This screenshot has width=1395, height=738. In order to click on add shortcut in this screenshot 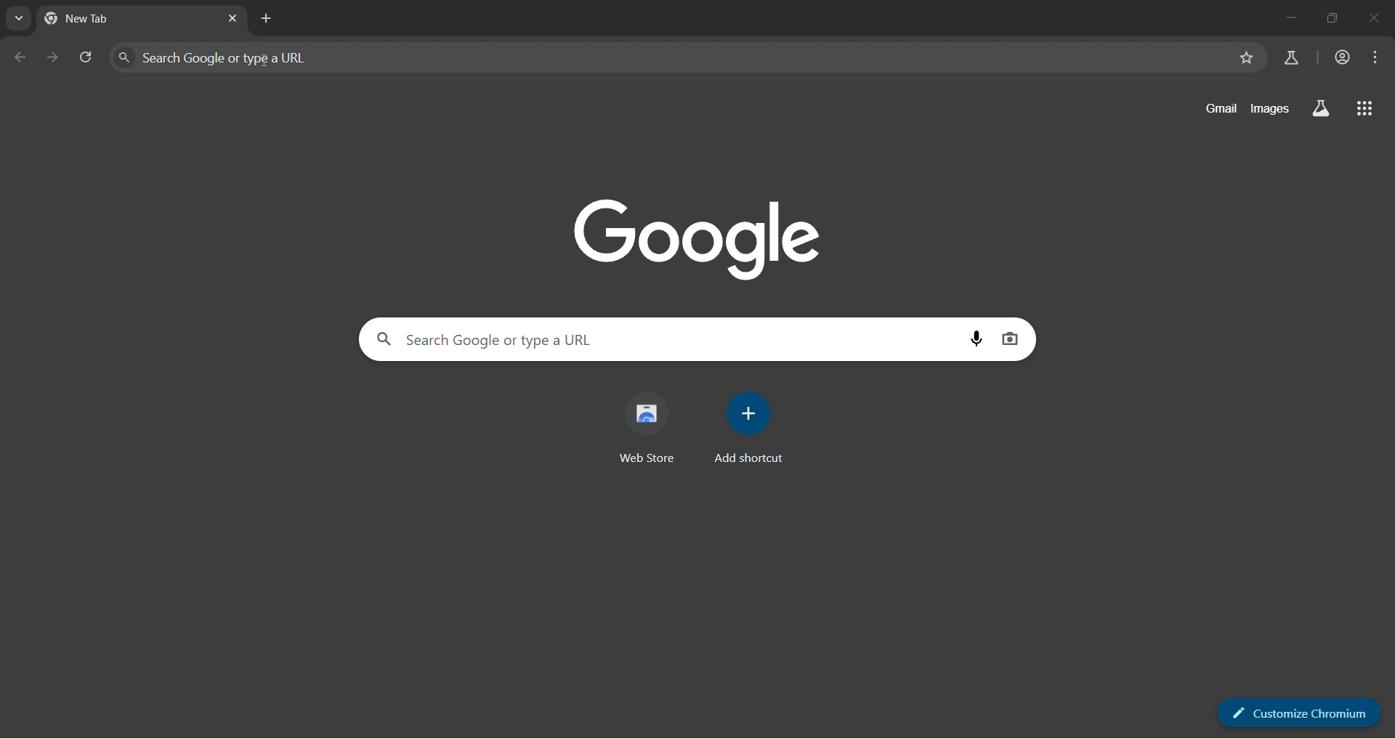, I will do `click(753, 425)`.